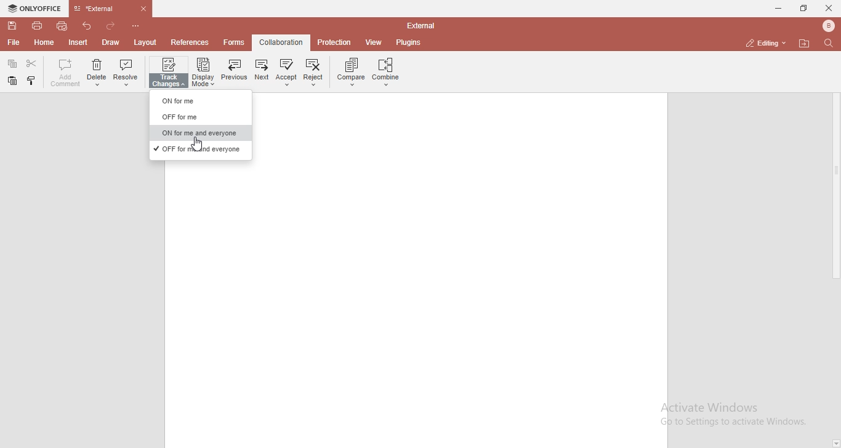 The width and height of the screenshot is (841, 448). I want to click on page up, so click(835, 57).